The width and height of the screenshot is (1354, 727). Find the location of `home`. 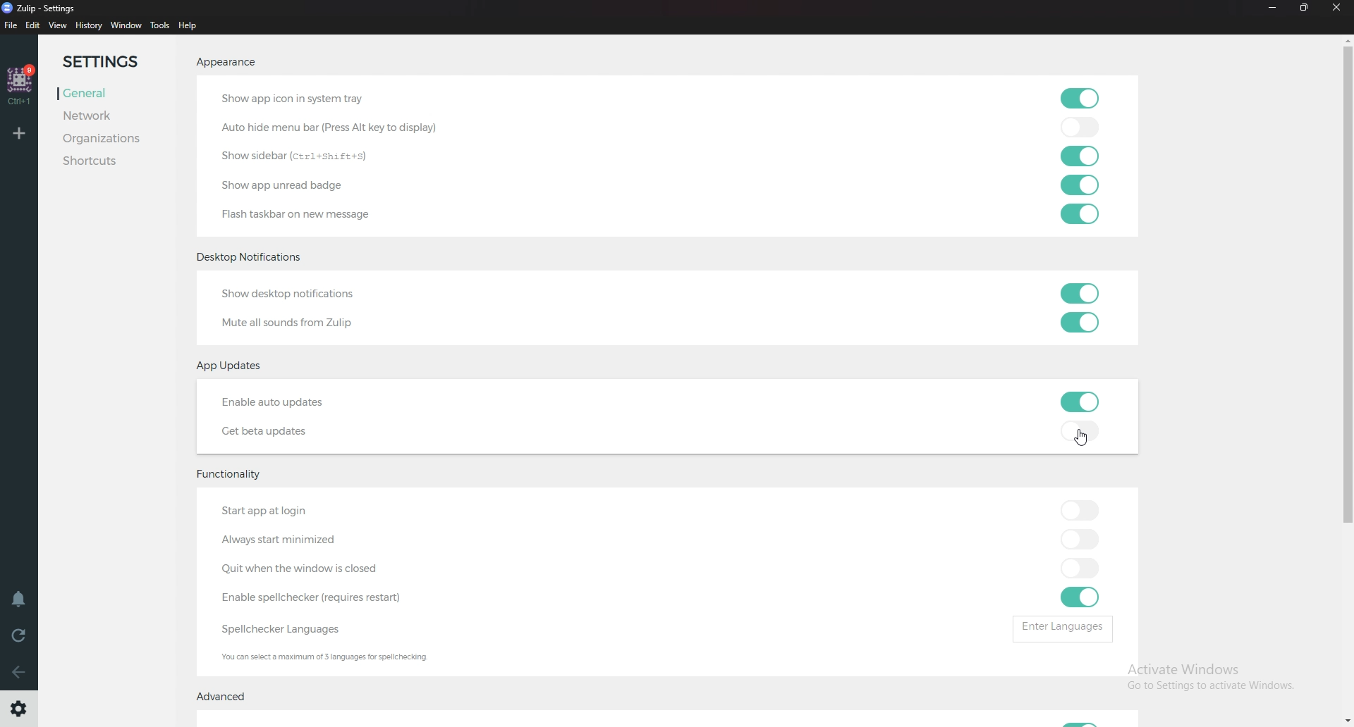

home is located at coordinates (22, 84).